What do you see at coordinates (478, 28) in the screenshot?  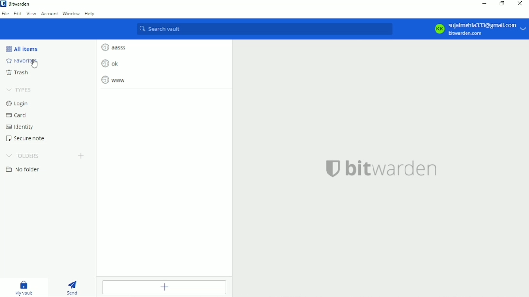 I see `Account` at bounding box center [478, 28].